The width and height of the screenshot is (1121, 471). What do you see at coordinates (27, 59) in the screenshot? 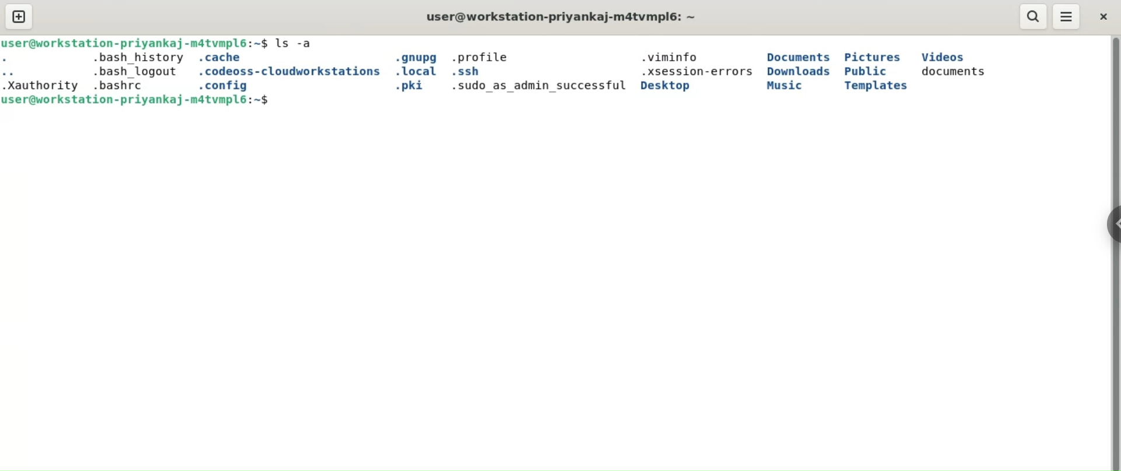
I see `.` at bounding box center [27, 59].